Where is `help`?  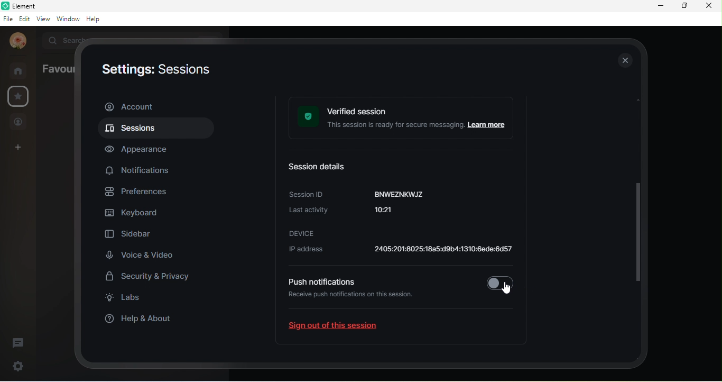
help is located at coordinates (96, 20).